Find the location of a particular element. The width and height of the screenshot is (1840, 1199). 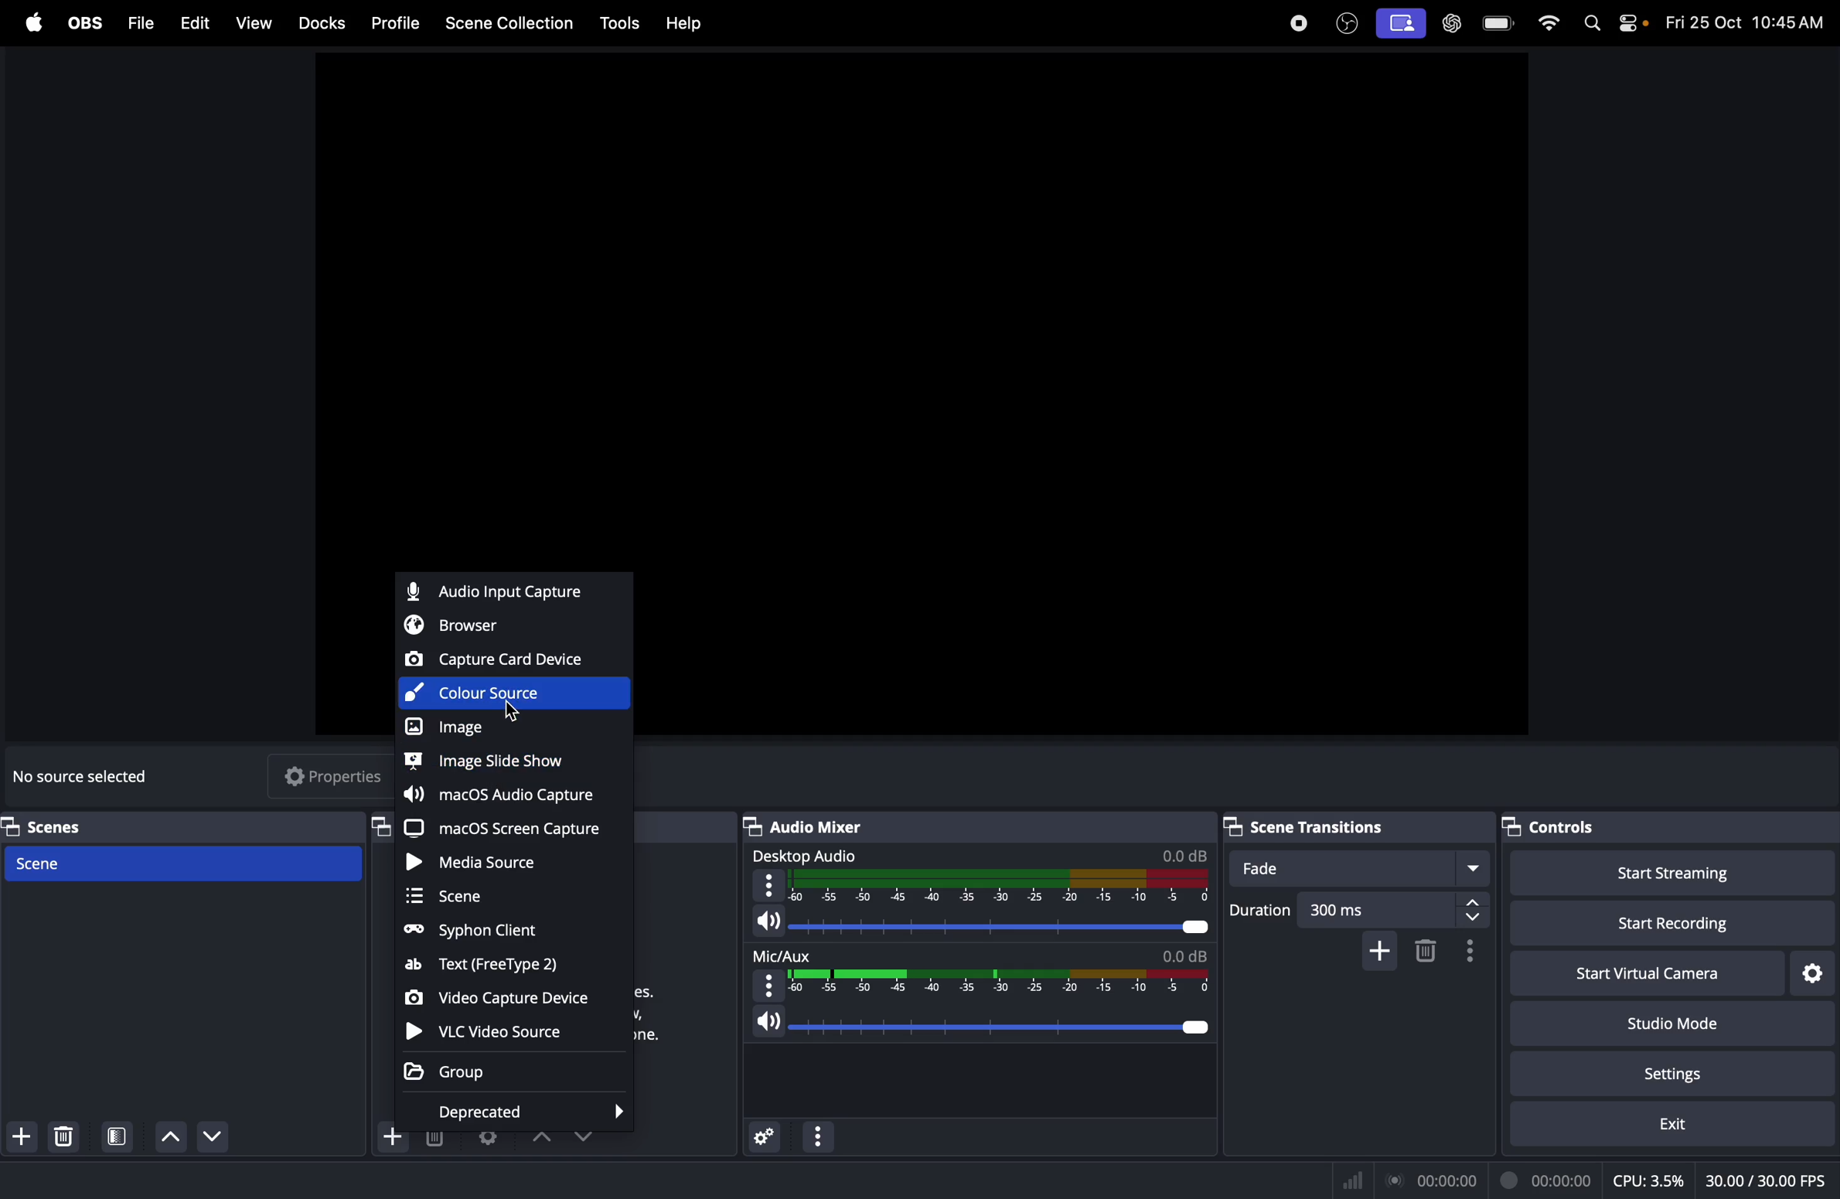

screen record is located at coordinates (1402, 24).